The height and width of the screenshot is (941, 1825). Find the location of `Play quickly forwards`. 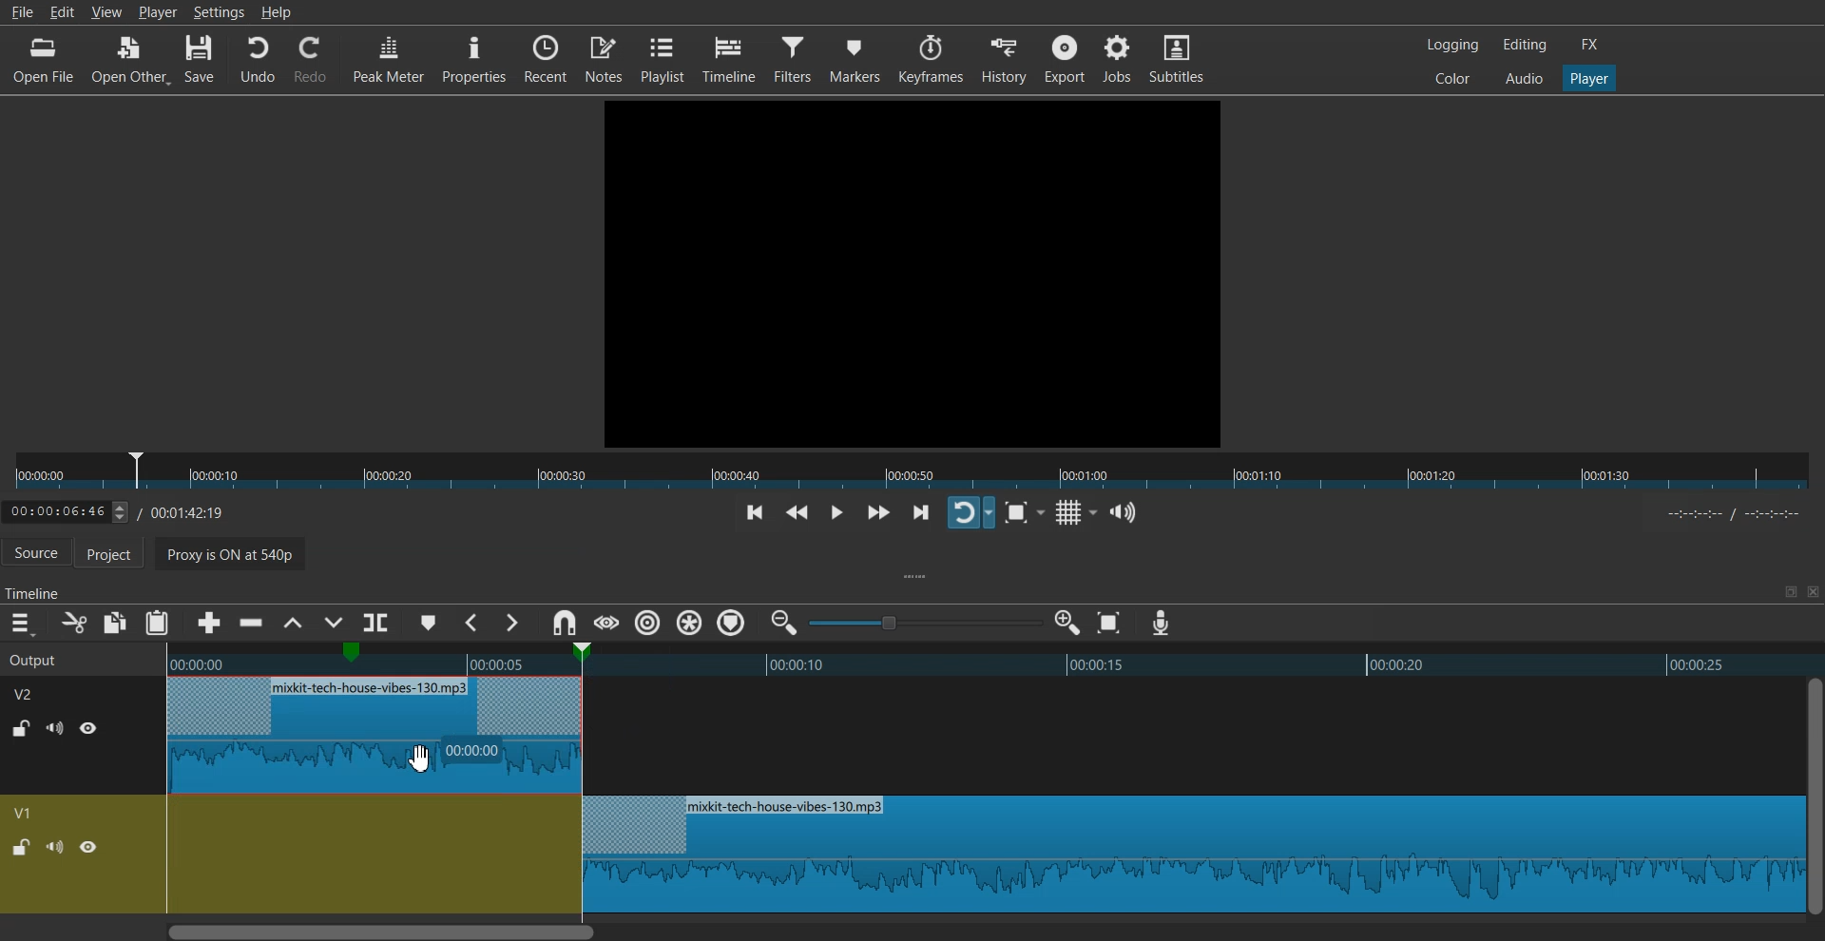

Play quickly forwards is located at coordinates (878, 512).